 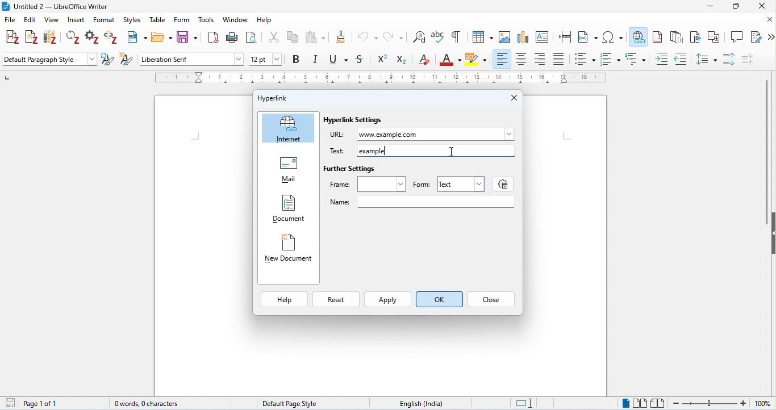 What do you see at coordinates (274, 36) in the screenshot?
I see `cut` at bounding box center [274, 36].